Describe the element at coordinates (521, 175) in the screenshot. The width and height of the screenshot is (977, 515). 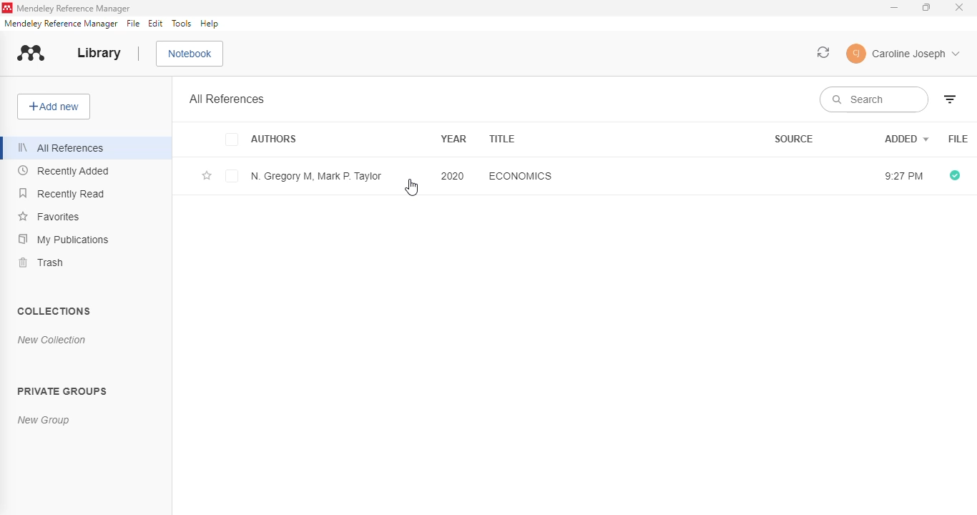
I see `economics` at that location.